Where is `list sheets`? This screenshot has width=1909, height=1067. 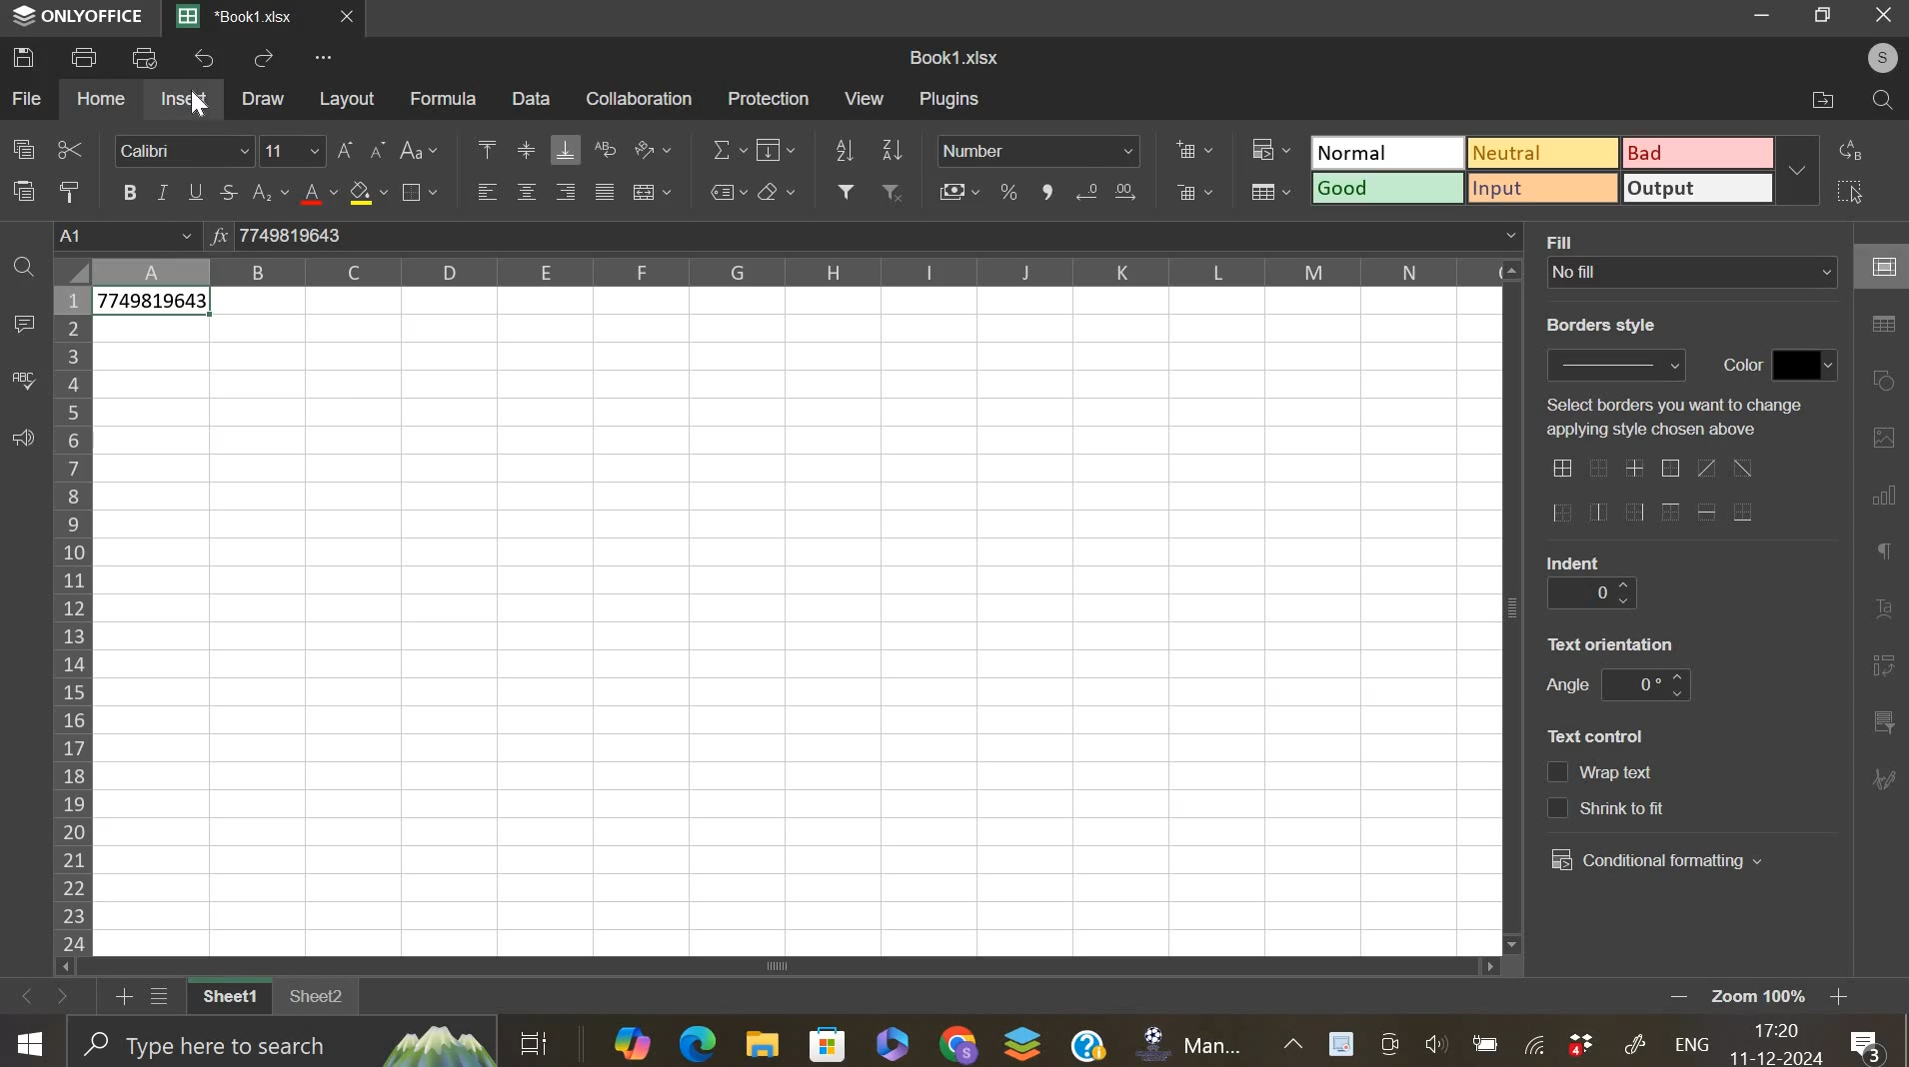 list sheets is located at coordinates (165, 998).